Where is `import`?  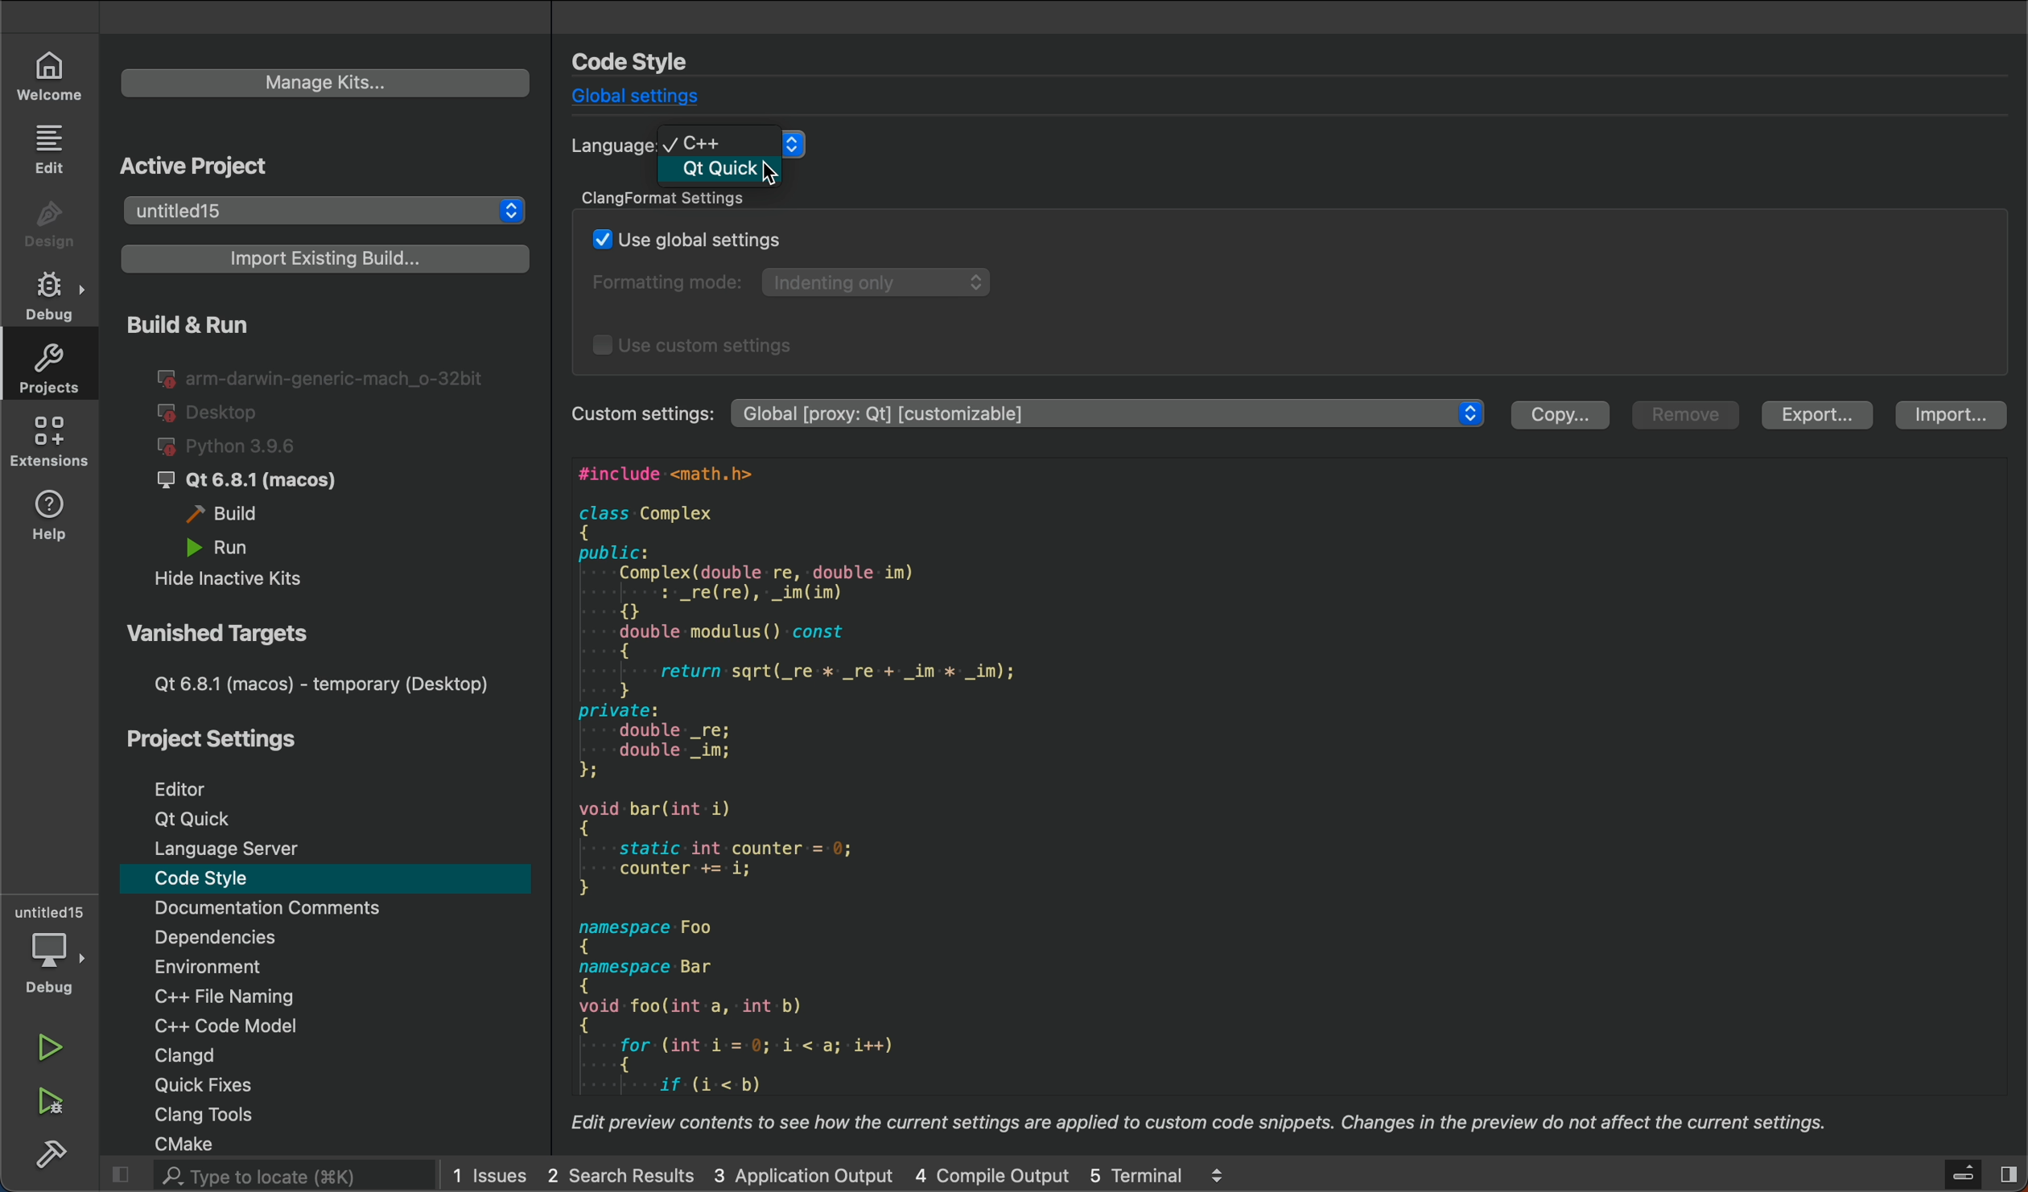 import is located at coordinates (1949, 416).